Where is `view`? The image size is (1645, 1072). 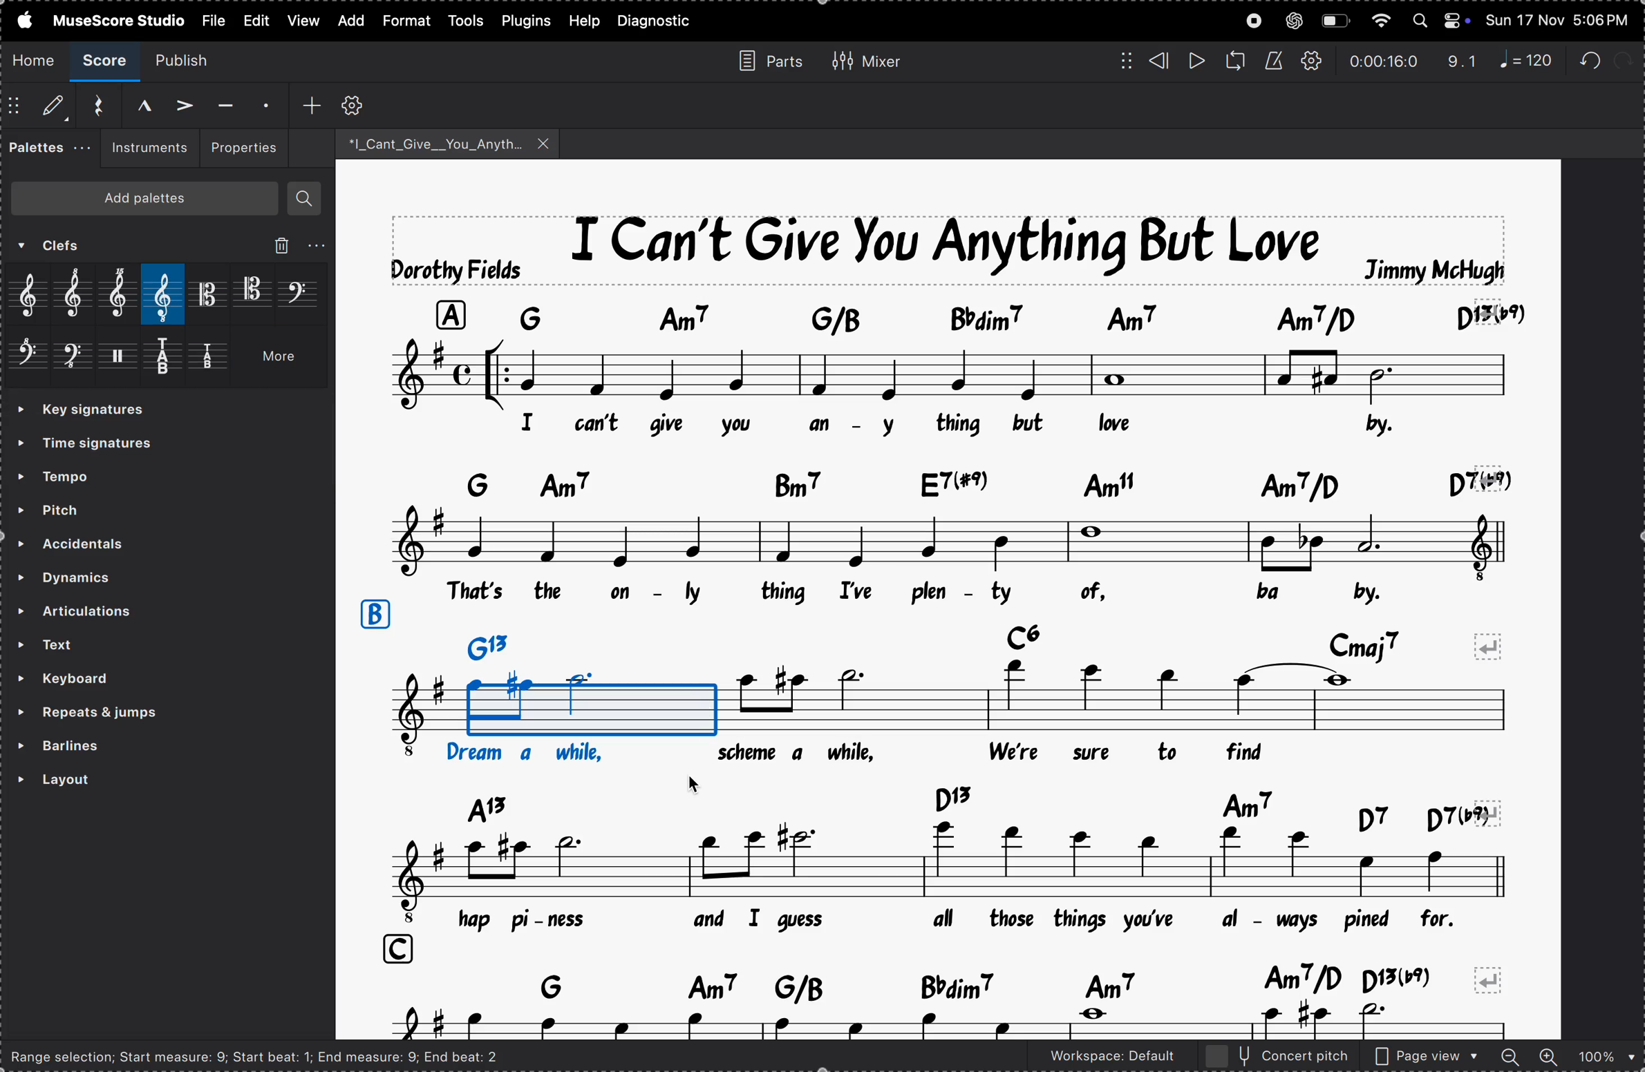
view is located at coordinates (301, 20).